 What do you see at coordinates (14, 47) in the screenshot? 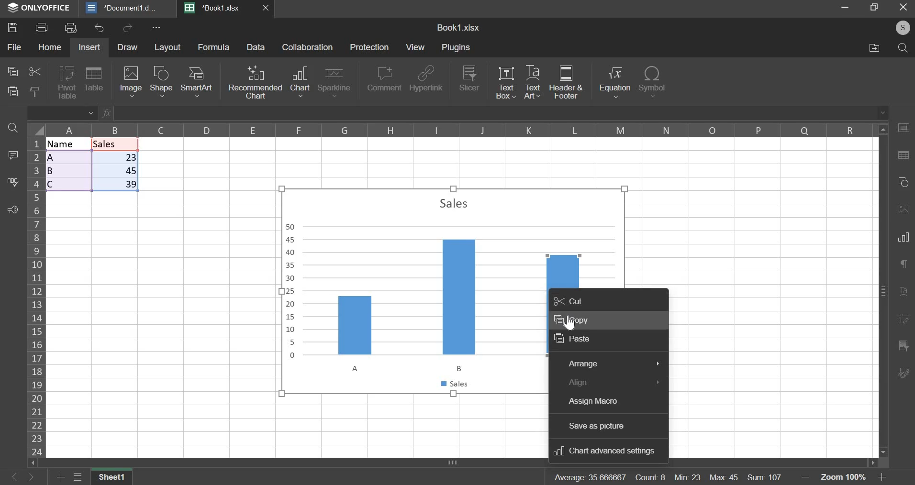
I see `file` at bounding box center [14, 47].